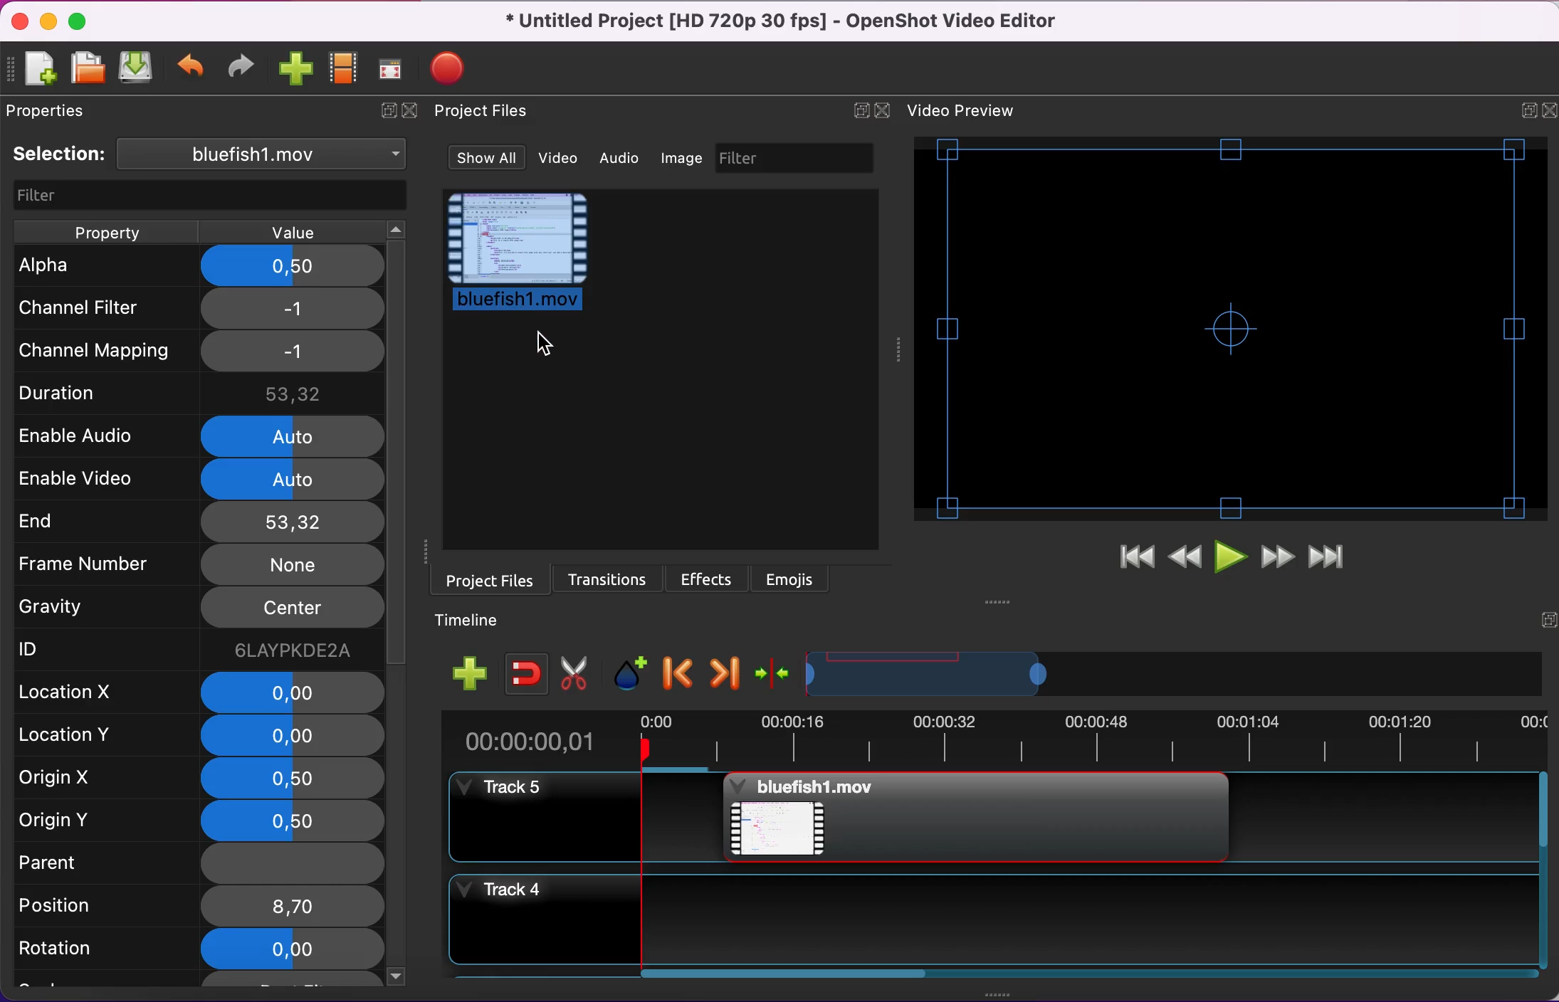 This screenshot has width=1559, height=1002. I want to click on 8,7, so click(290, 907).